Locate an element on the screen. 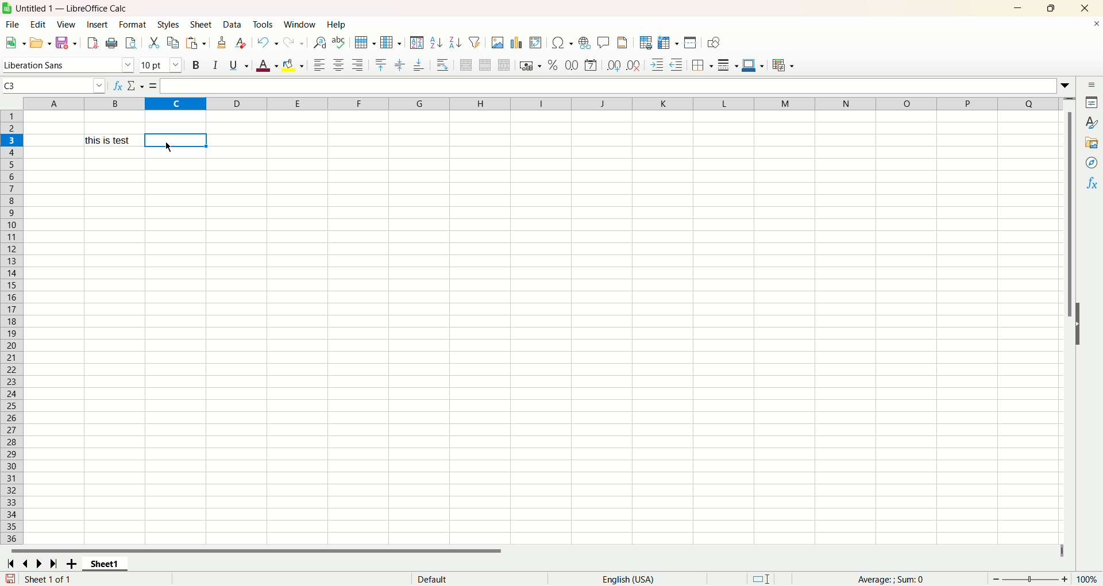 The height and width of the screenshot is (586, 1103). redo is located at coordinates (296, 41).